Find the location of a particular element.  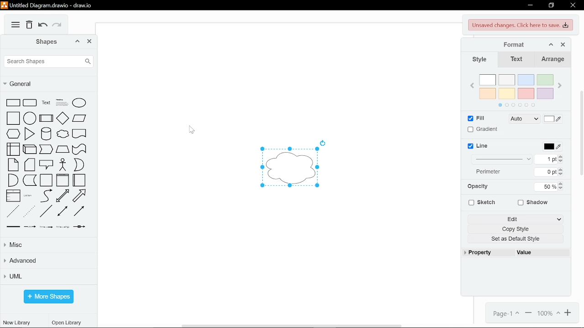

format is located at coordinates (512, 45).